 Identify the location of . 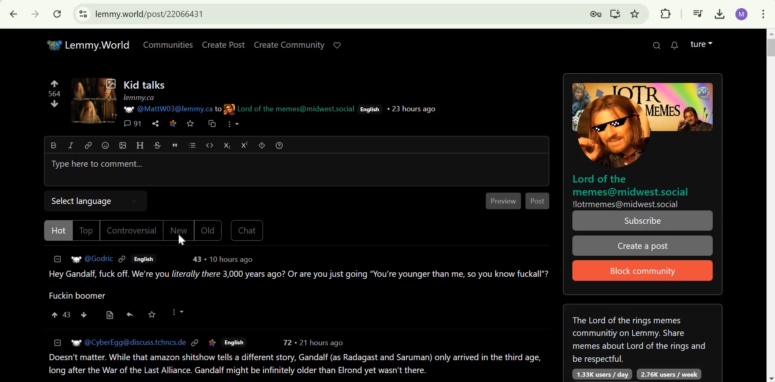
(642, 127).